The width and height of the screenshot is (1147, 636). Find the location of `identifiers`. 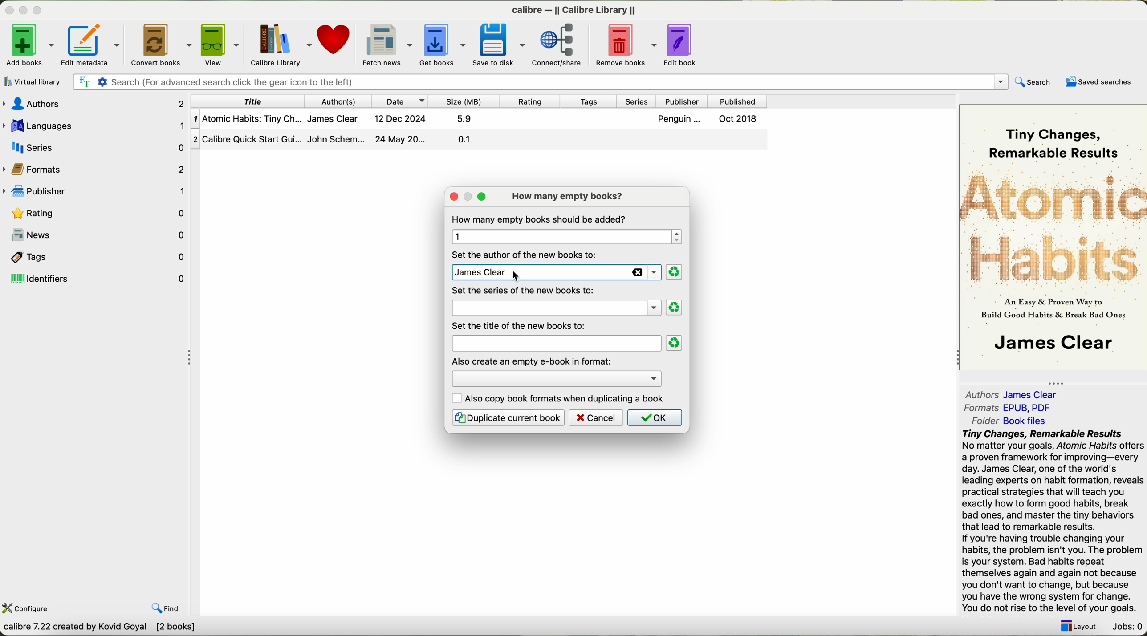

identifiers is located at coordinates (96, 279).